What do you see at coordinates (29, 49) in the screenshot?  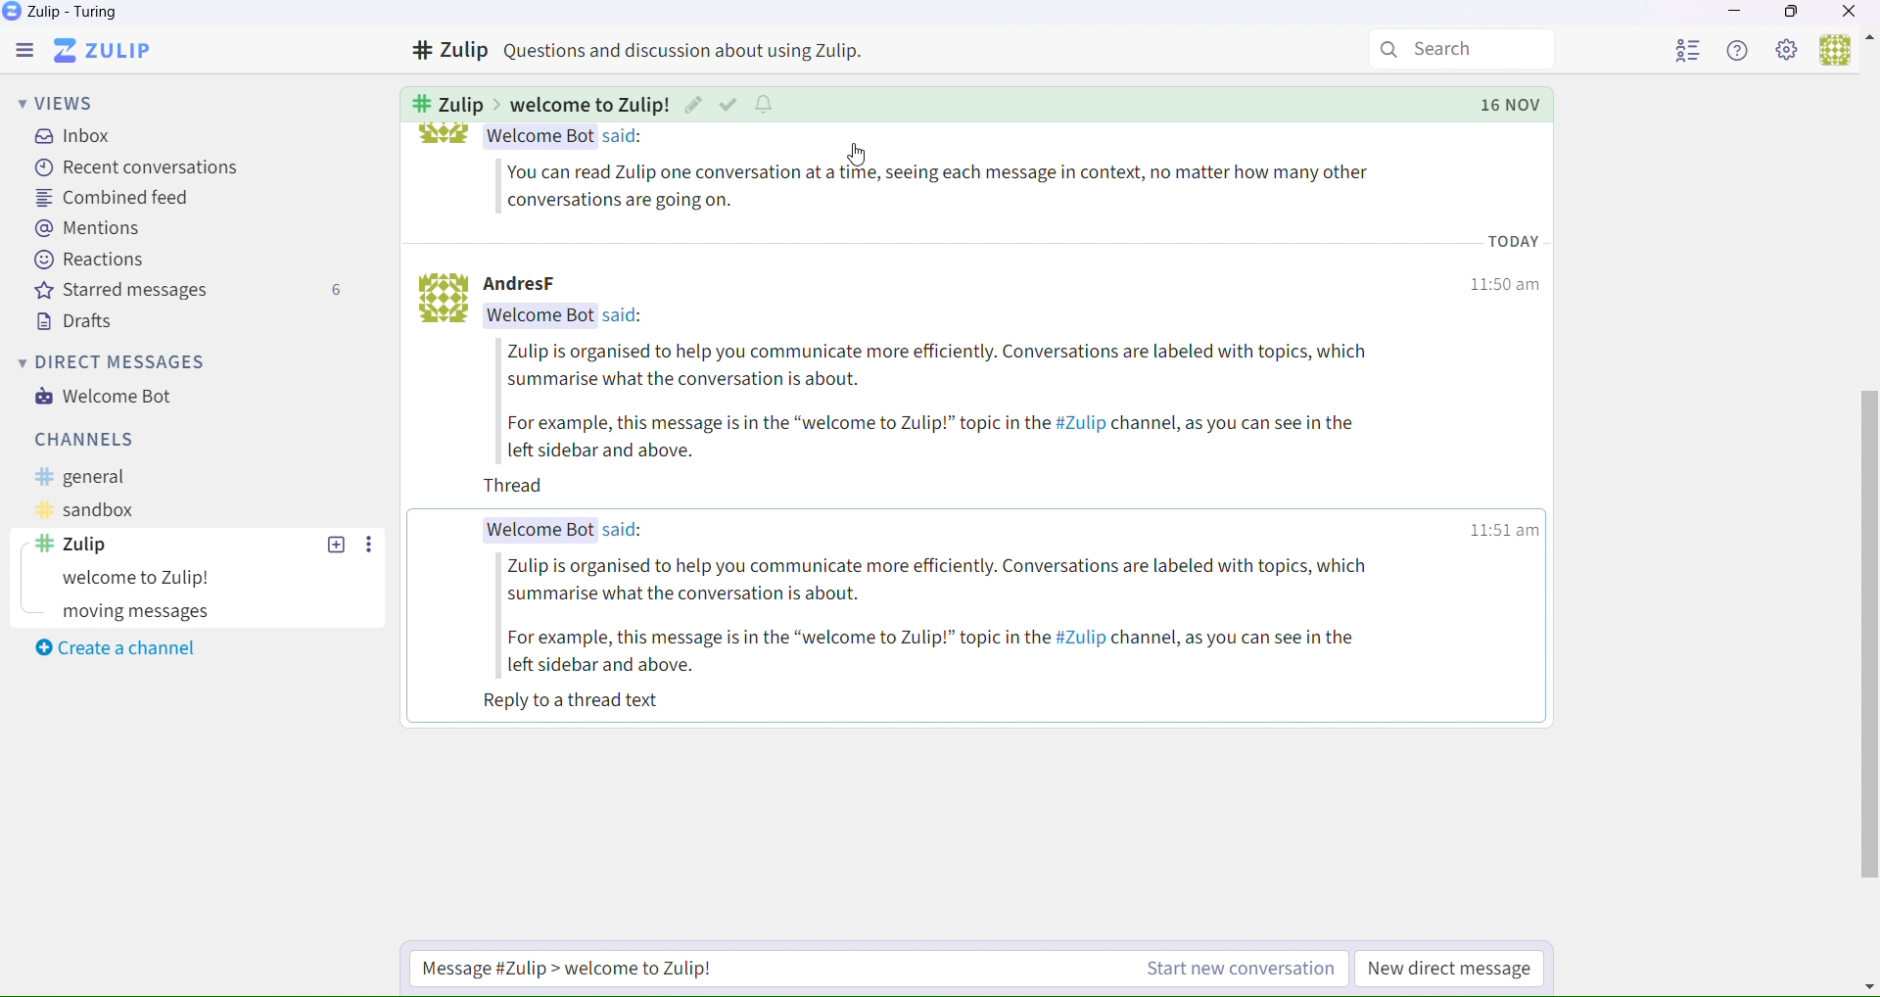 I see `Menu` at bounding box center [29, 49].